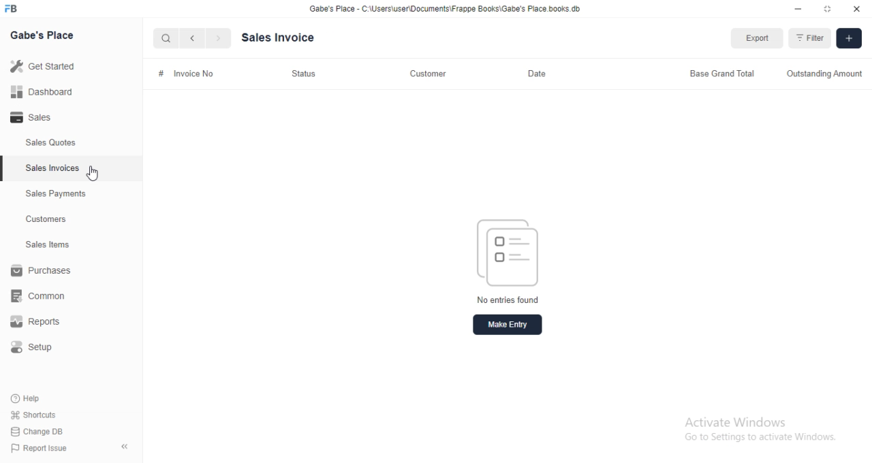 This screenshot has width=872, height=463. What do you see at coordinates (217, 37) in the screenshot?
I see `Next` at bounding box center [217, 37].